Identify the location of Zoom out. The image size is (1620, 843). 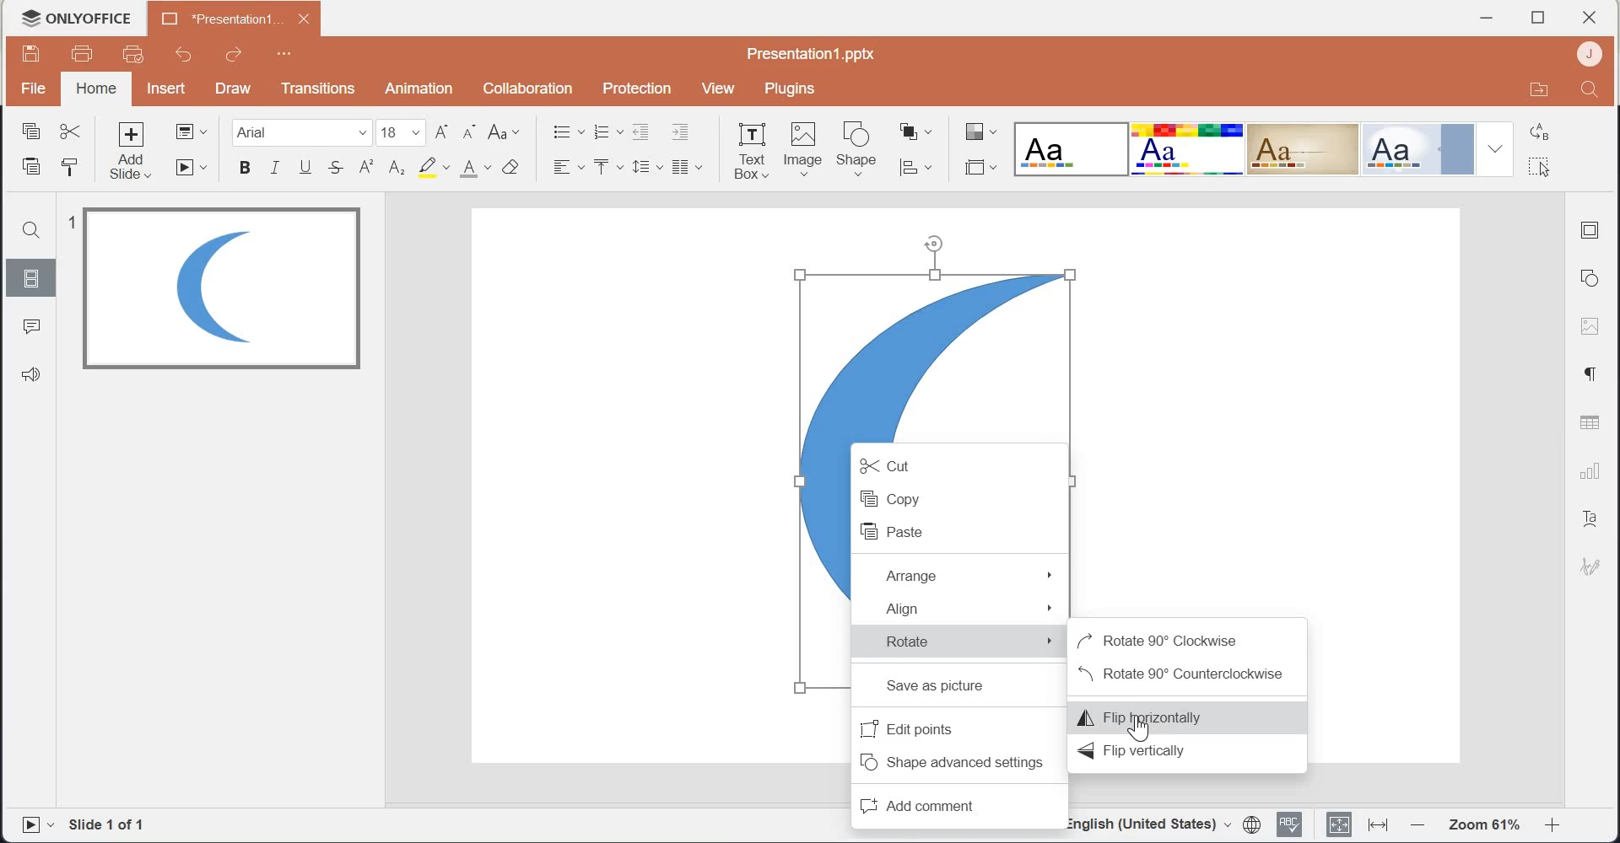
(1417, 826).